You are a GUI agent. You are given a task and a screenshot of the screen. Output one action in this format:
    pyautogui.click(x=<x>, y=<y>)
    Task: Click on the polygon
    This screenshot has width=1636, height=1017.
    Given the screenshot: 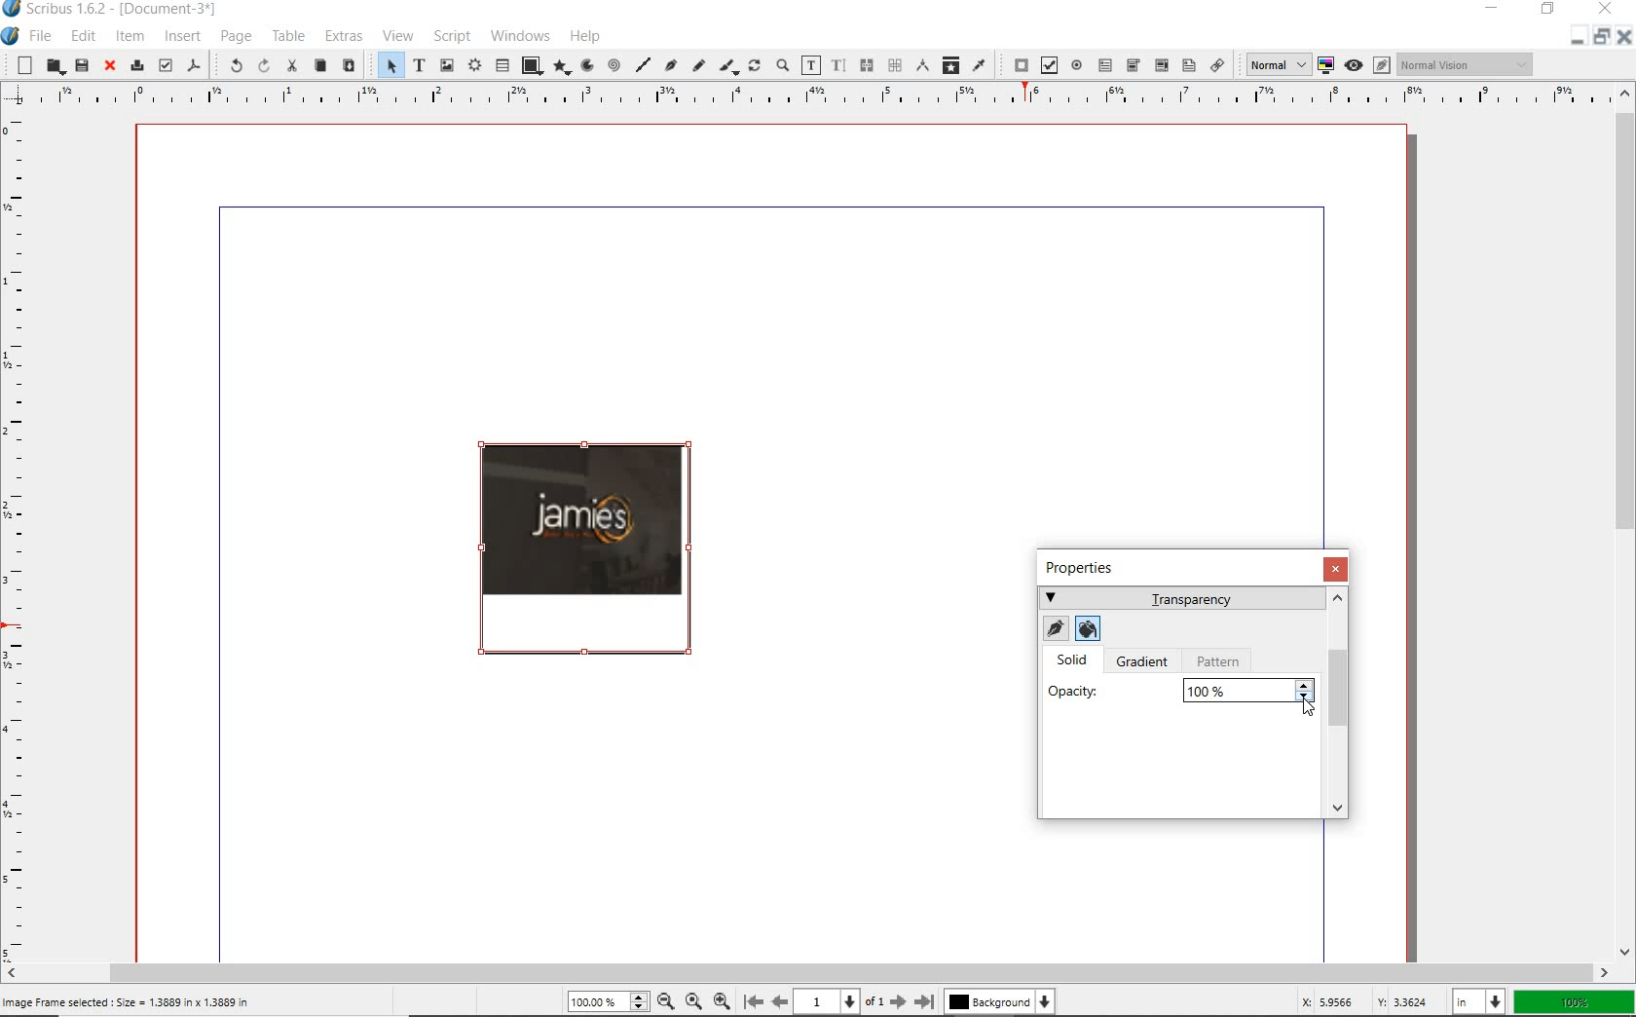 What is the action you would take?
    pyautogui.click(x=562, y=67)
    